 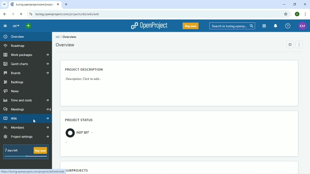 What do you see at coordinates (35, 121) in the screenshot?
I see `cursor` at bounding box center [35, 121].